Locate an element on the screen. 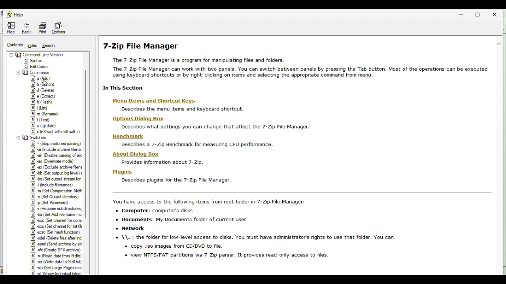  -scs is located at coordinates (57, 226).